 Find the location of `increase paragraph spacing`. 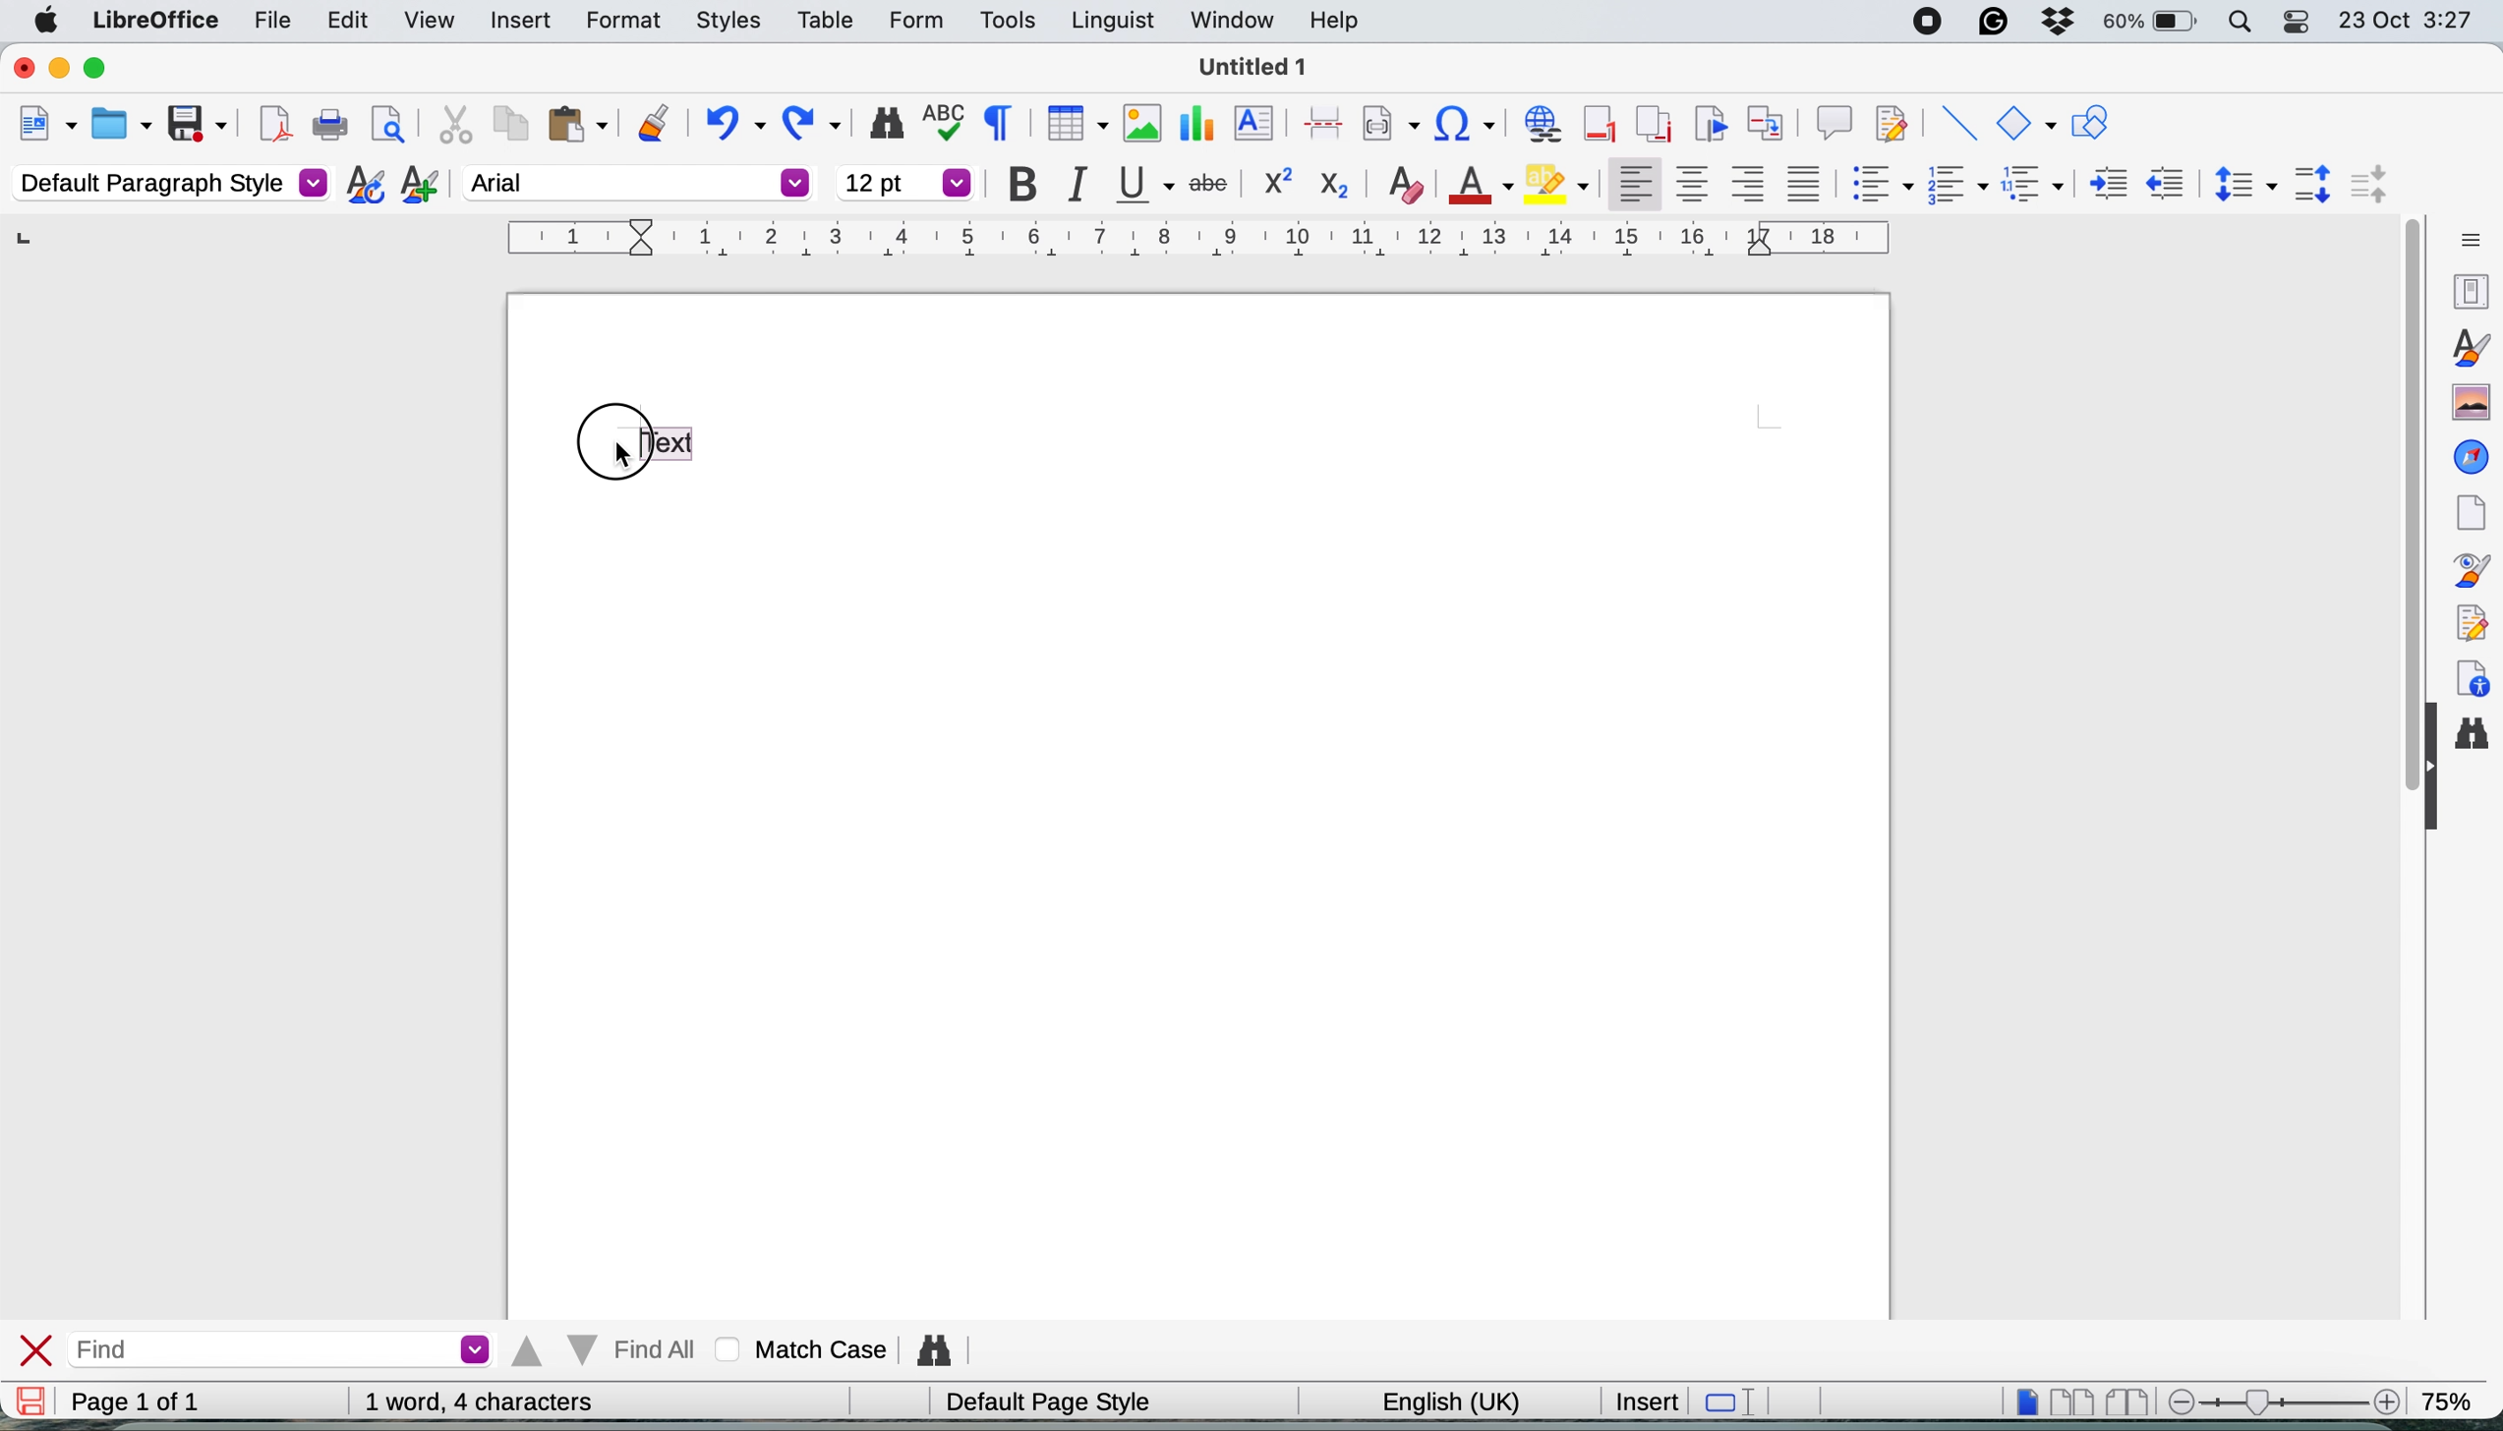

increase paragraph spacing is located at coordinates (2315, 182).